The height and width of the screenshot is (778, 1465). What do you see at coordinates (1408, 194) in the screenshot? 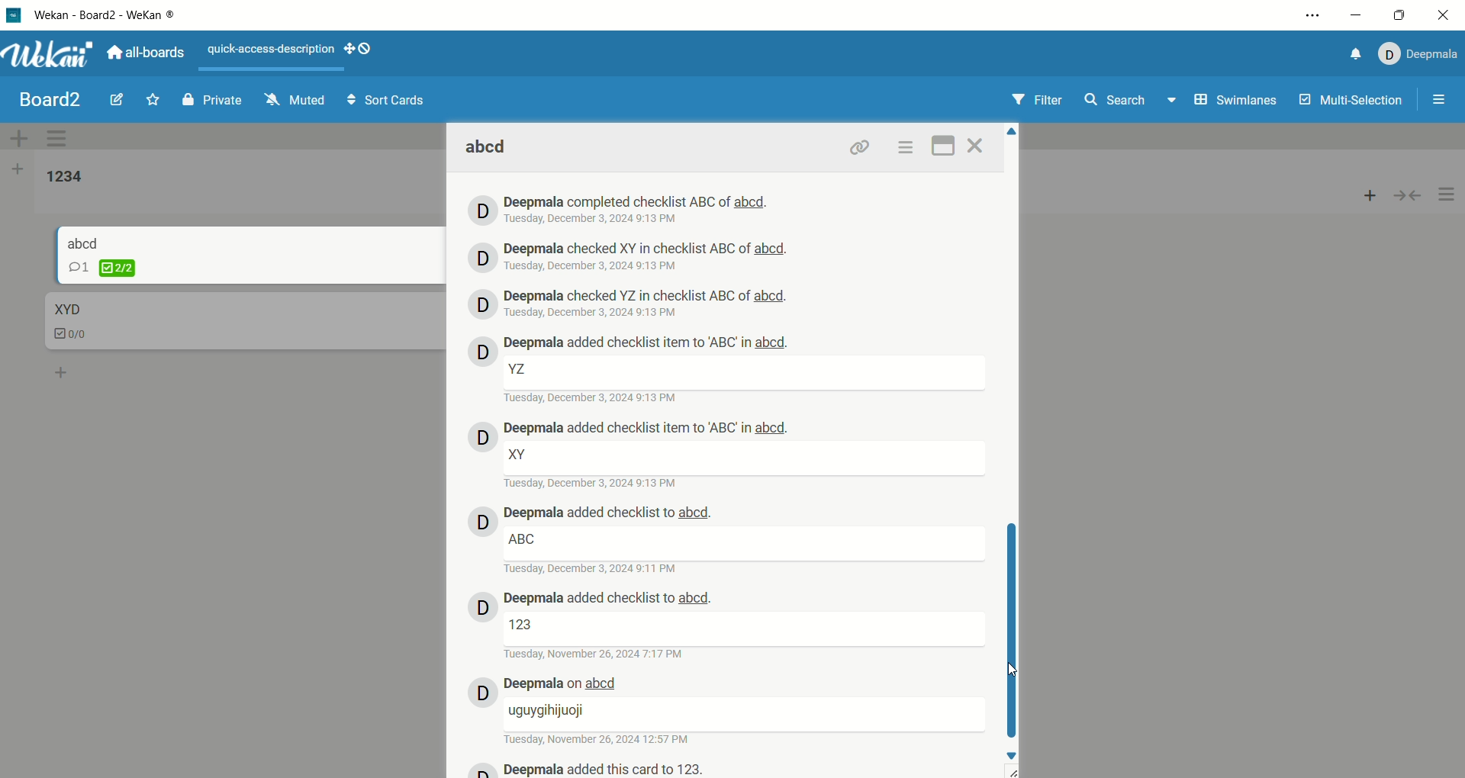
I see `collapse` at bounding box center [1408, 194].